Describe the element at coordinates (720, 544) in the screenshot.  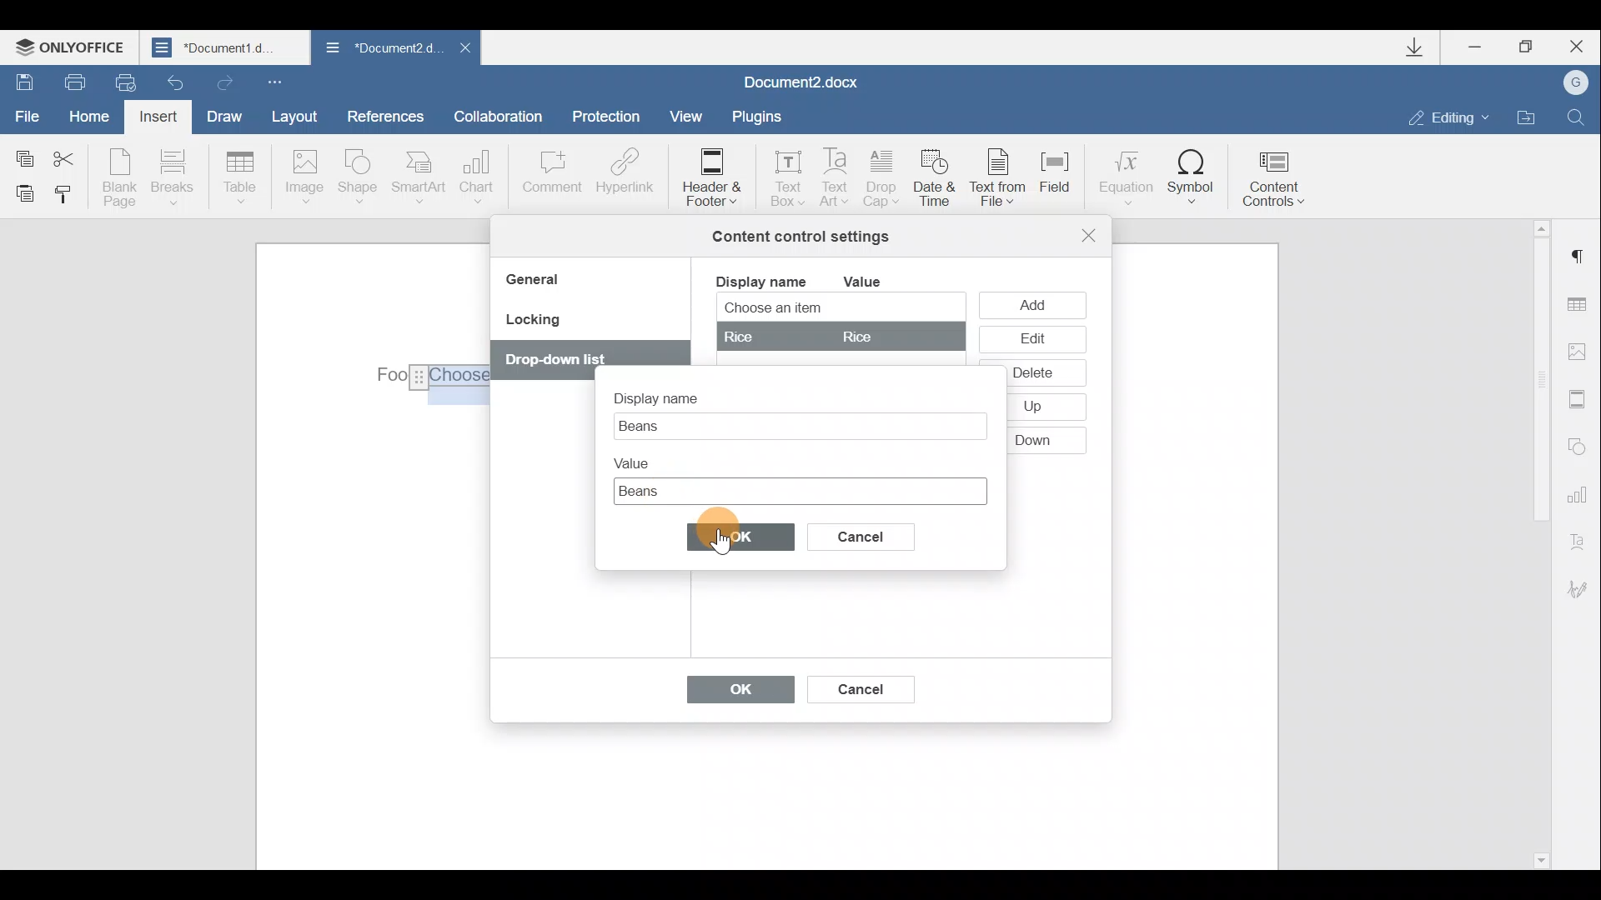
I see `Cursor` at that location.